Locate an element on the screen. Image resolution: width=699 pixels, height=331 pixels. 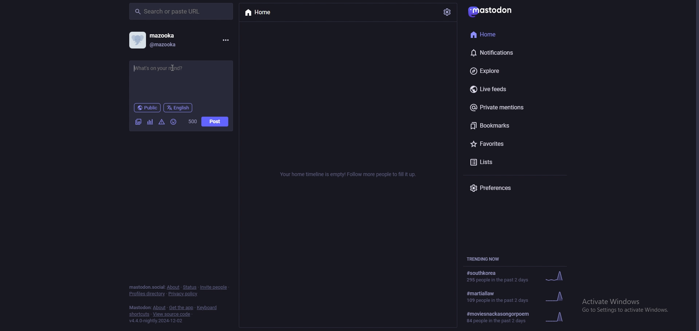
keyboard is located at coordinates (206, 307).